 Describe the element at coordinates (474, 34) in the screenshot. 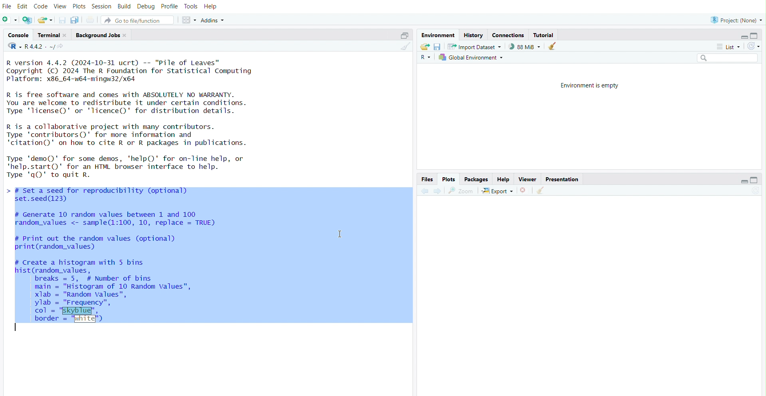

I see `history` at that location.